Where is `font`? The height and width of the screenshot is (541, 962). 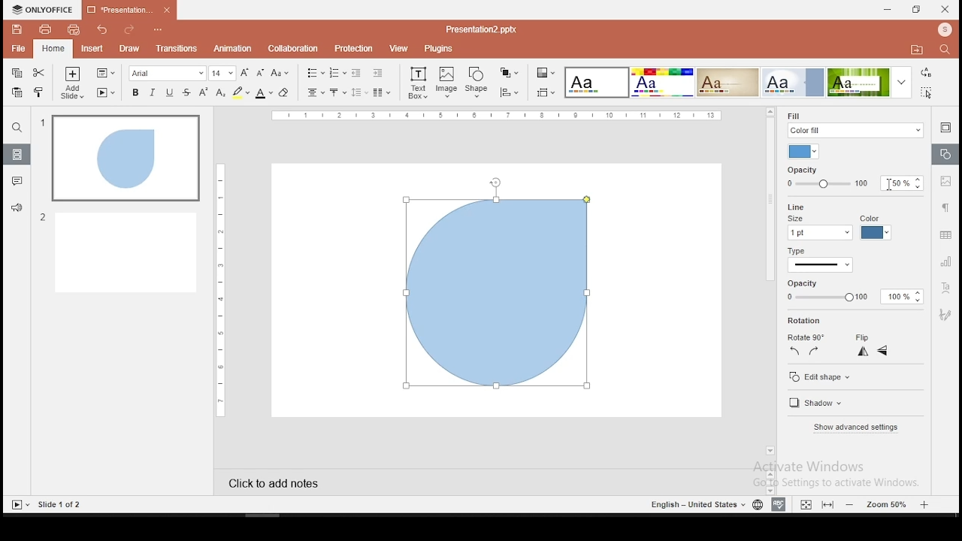
font is located at coordinates (168, 74).